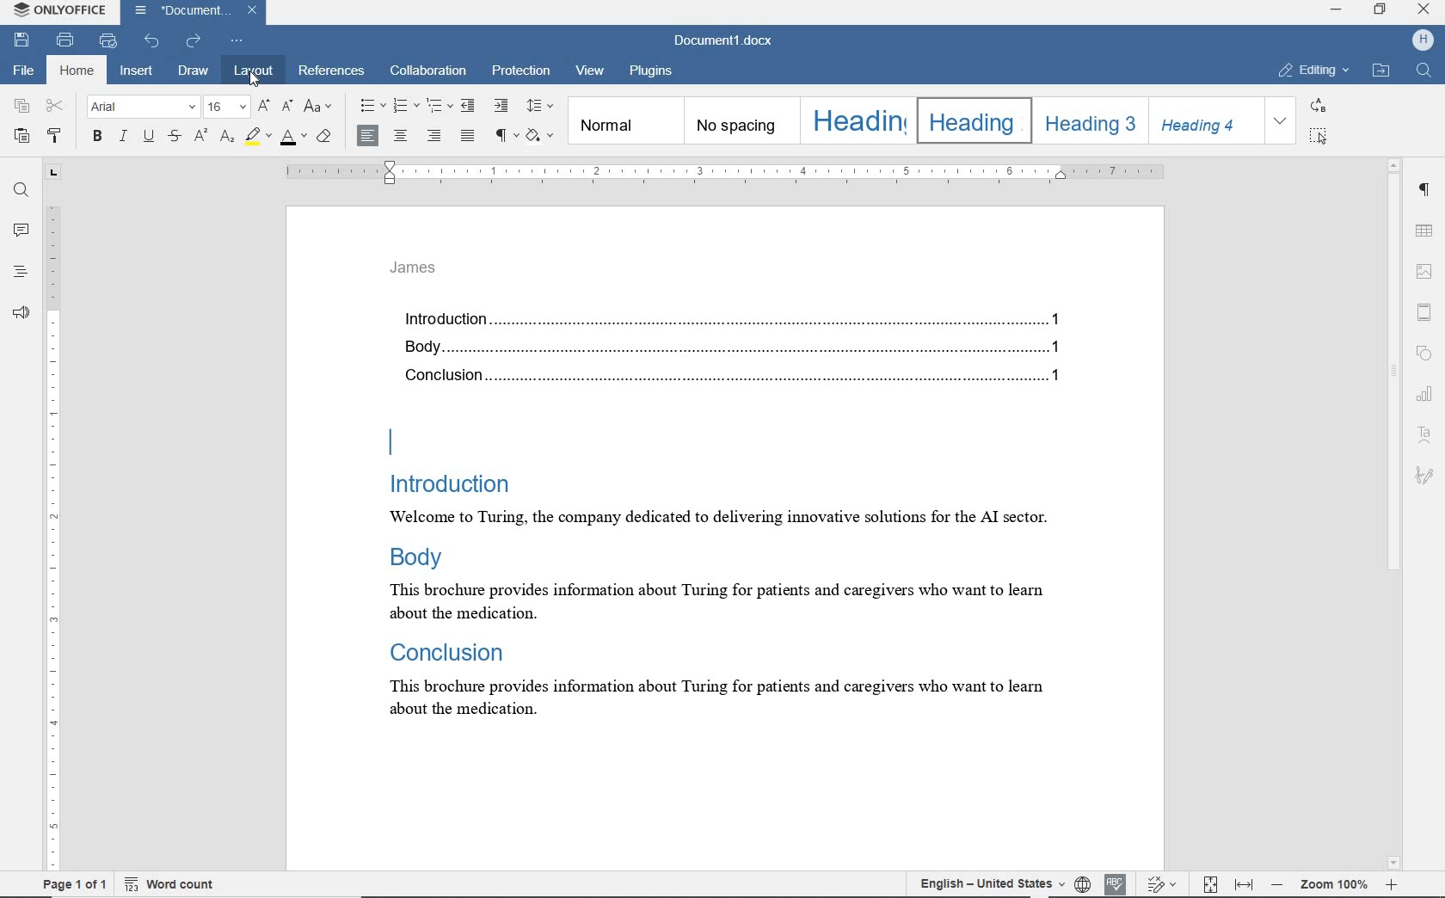  I want to click on HEADING 3, so click(1090, 120).